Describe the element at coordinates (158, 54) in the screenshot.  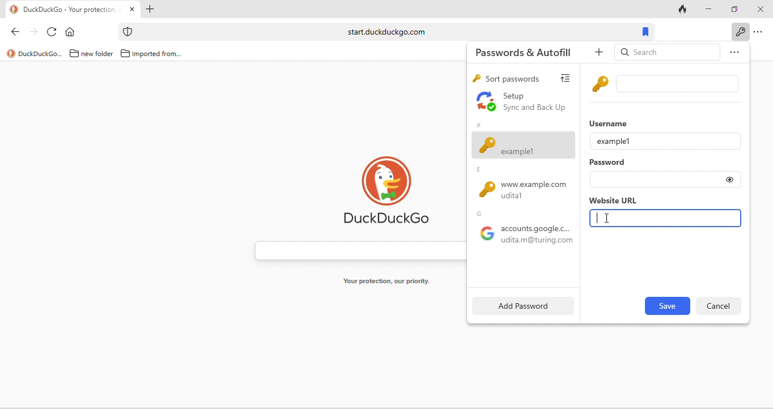
I see `imported from` at that location.